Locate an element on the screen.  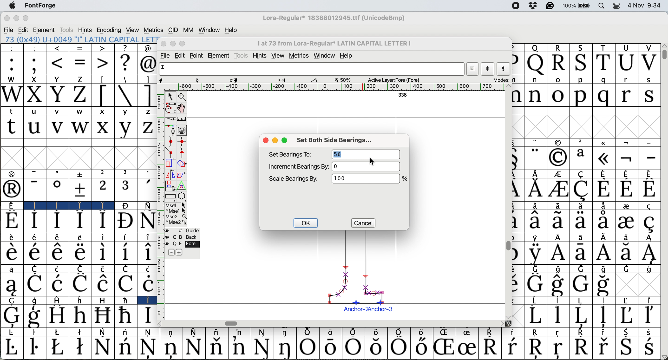
drop box is located at coordinates (533, 6).